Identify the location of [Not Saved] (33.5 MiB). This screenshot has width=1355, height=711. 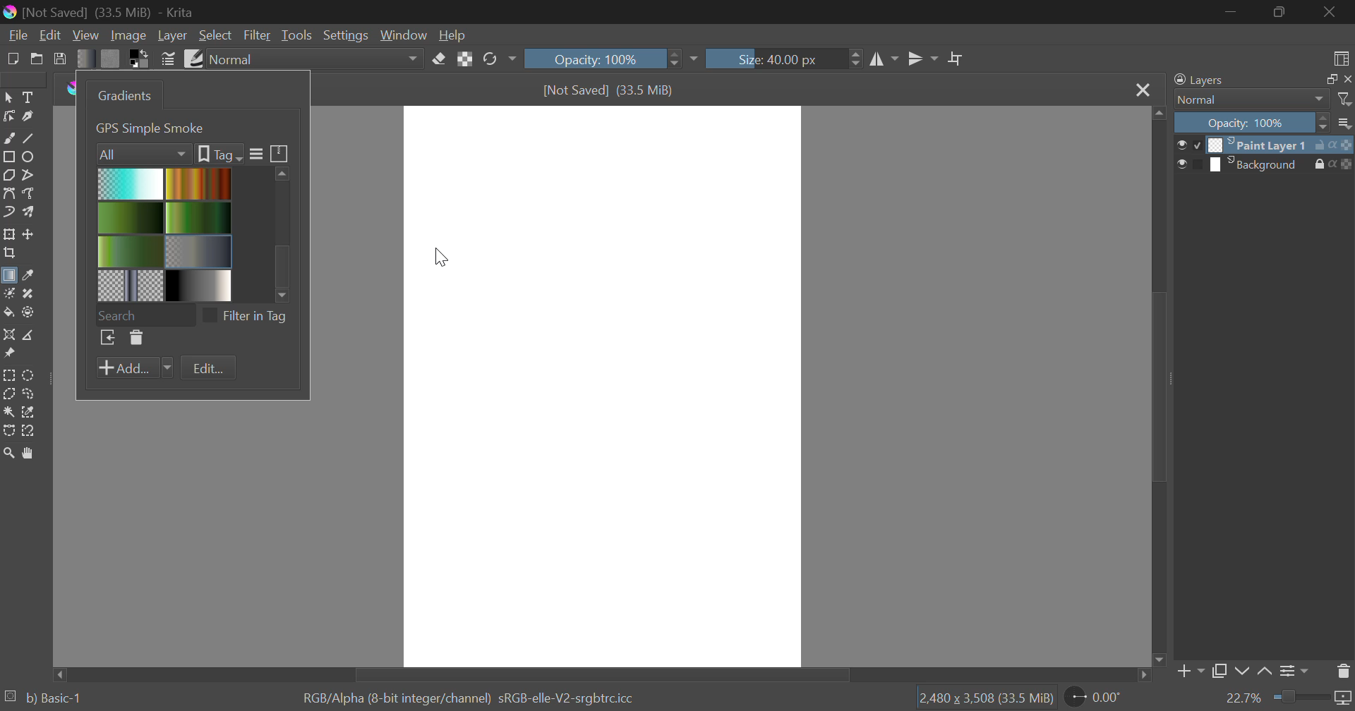
(609, 90).